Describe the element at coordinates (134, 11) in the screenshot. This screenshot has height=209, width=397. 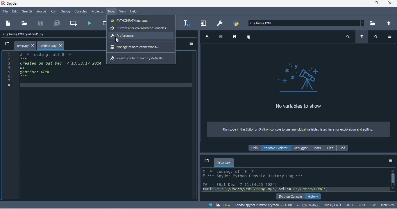
I see `help` at that location.